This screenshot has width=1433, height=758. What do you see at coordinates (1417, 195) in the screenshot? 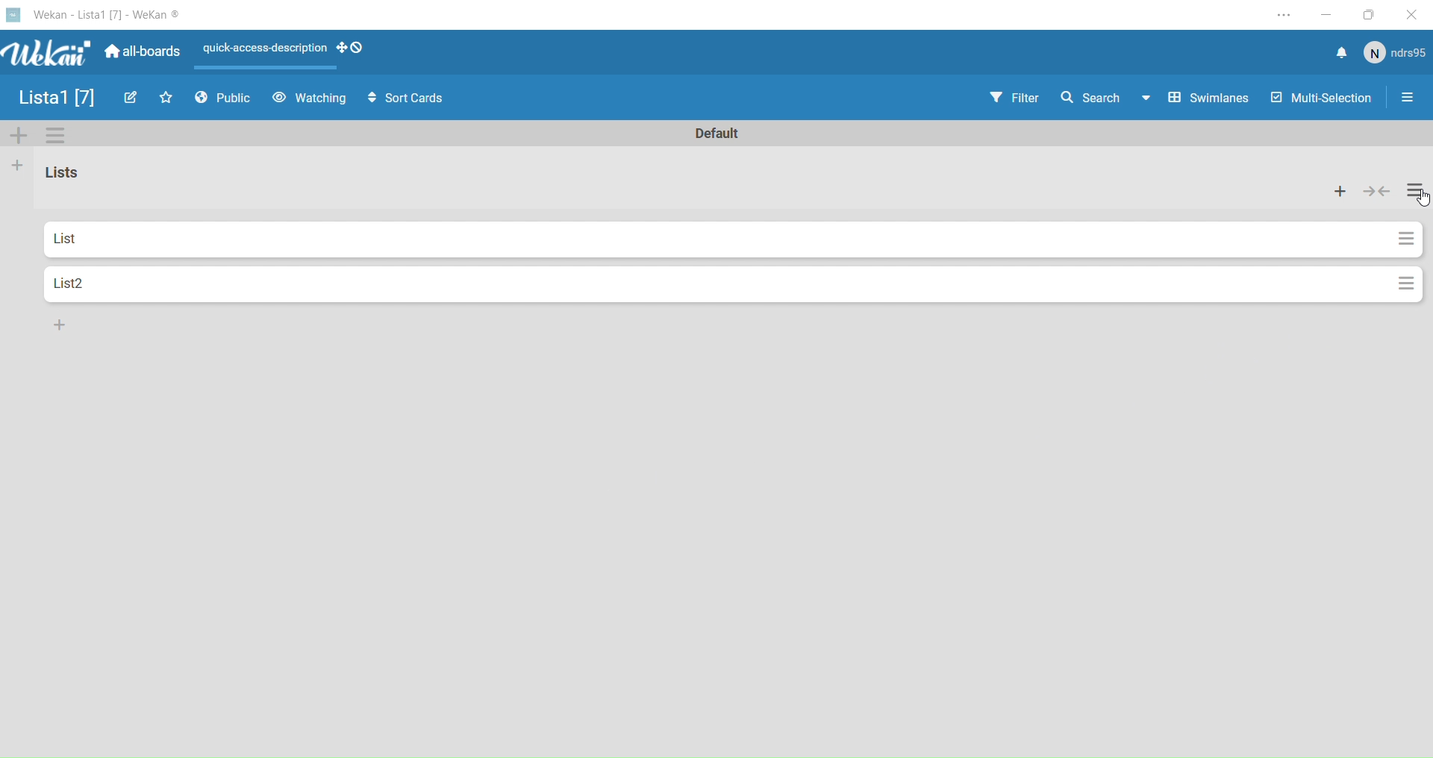
I see `Settings` at bounding box center [1417, 195].